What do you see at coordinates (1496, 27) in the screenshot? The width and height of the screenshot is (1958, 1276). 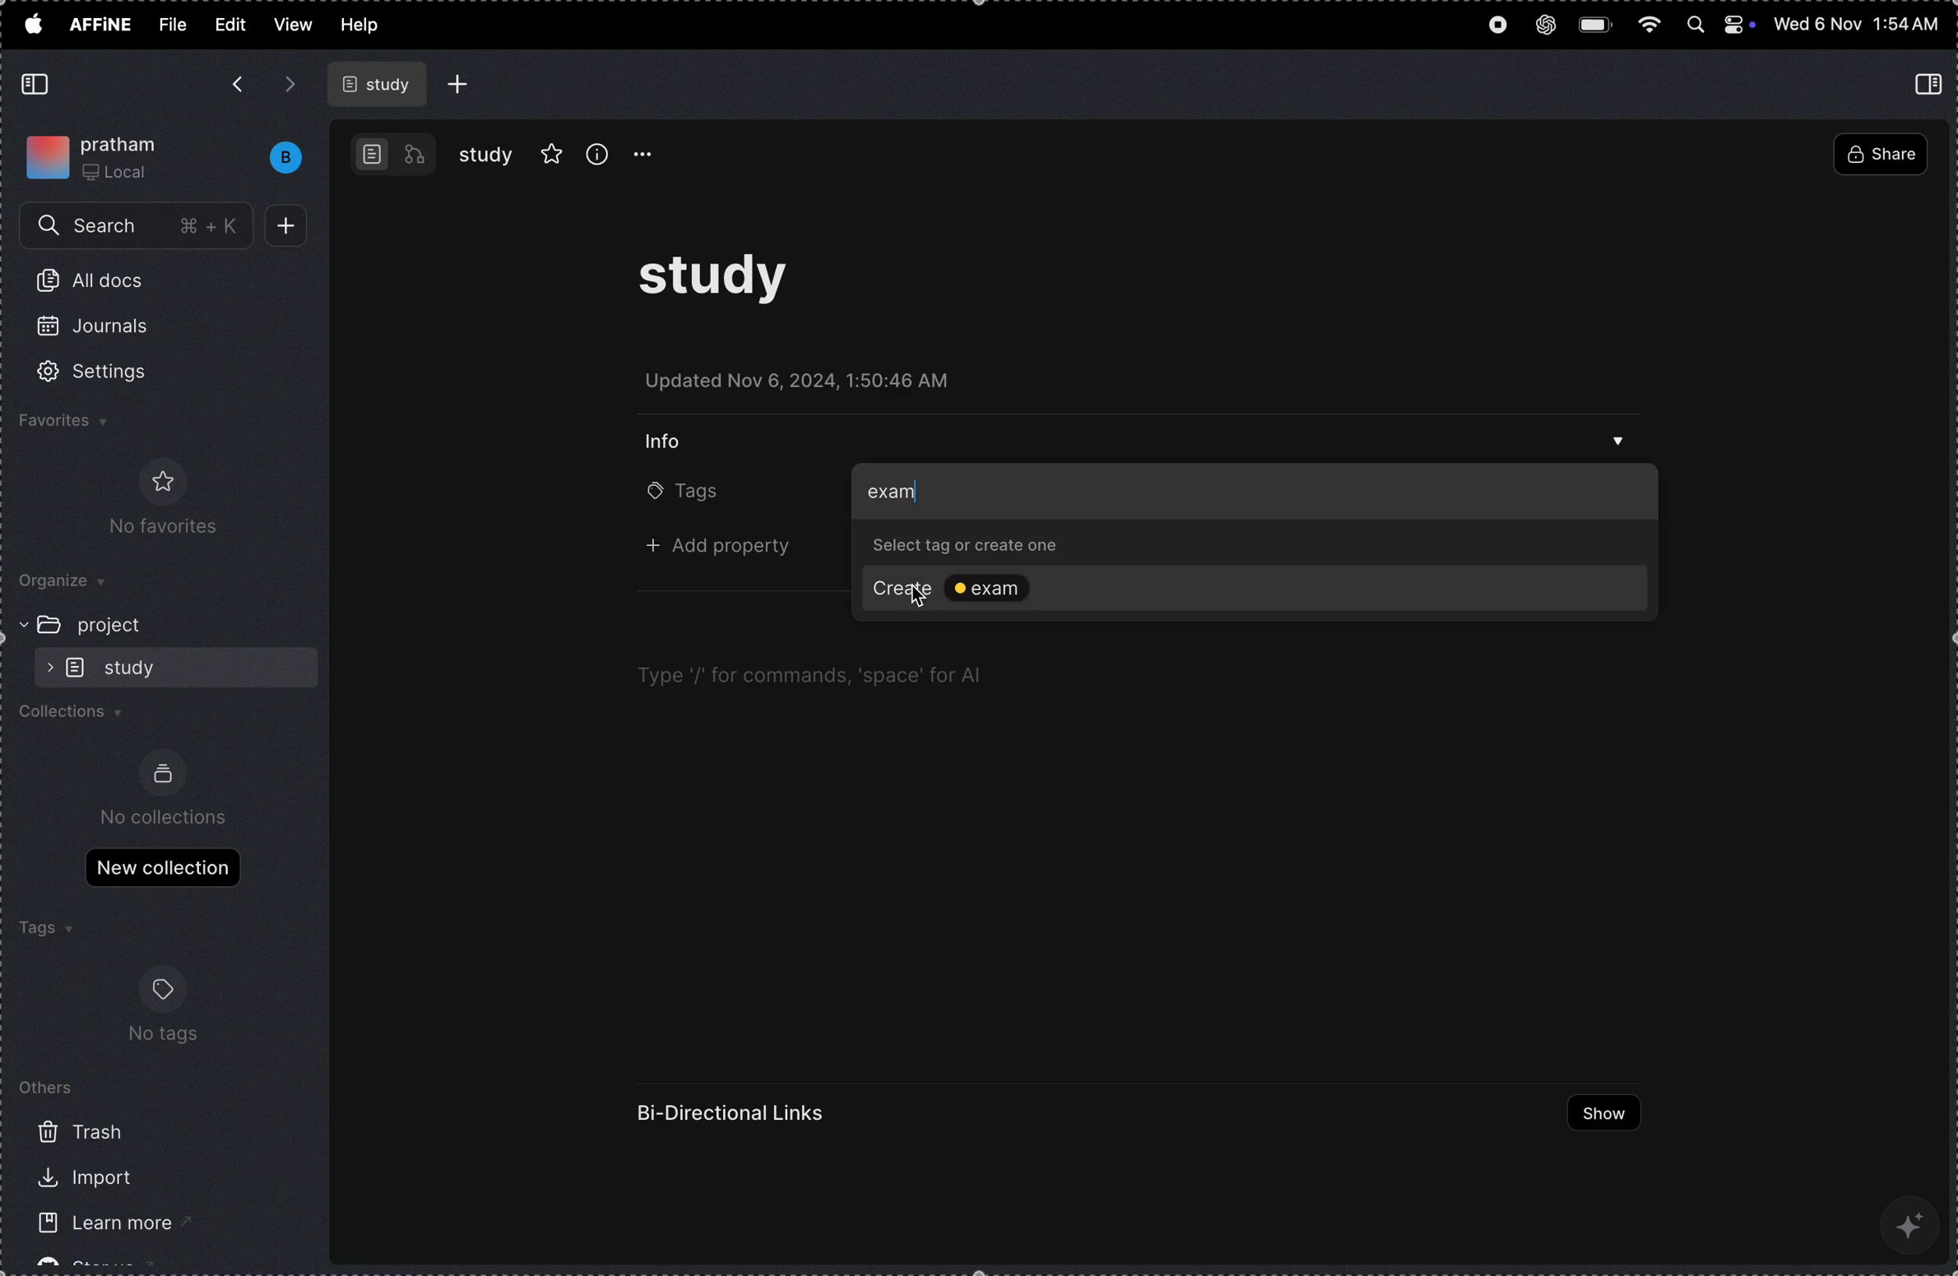 I see `record` at bounding box center [1496, 27].